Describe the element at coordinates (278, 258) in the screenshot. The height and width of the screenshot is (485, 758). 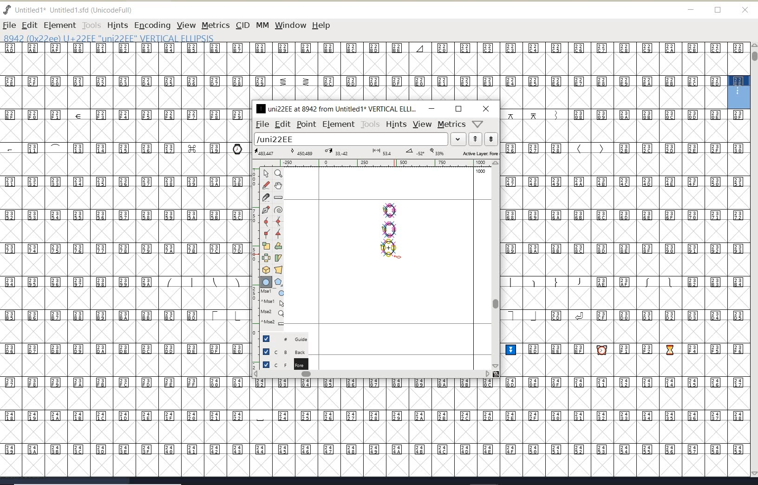
I see `skew the selection` at that location.